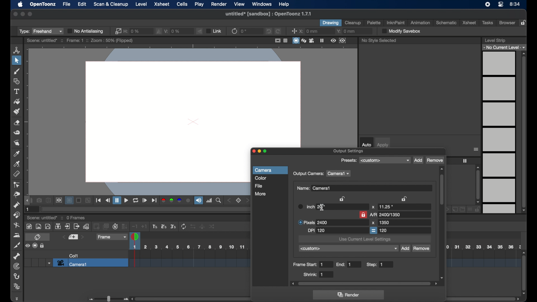 The image size is (537, 302). Describe the element at coordinates (309, 265) in the screenshot. I see `frame start` at that location.